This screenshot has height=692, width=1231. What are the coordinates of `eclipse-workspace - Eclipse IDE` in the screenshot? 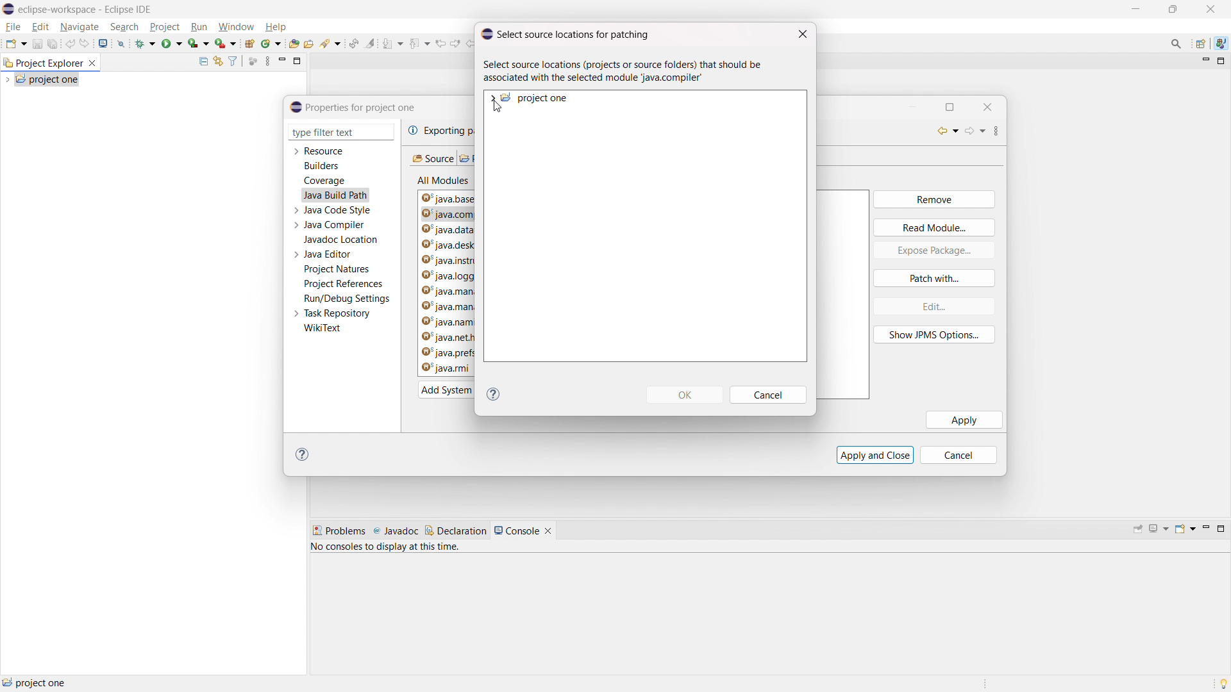 It's located at (85, 10).